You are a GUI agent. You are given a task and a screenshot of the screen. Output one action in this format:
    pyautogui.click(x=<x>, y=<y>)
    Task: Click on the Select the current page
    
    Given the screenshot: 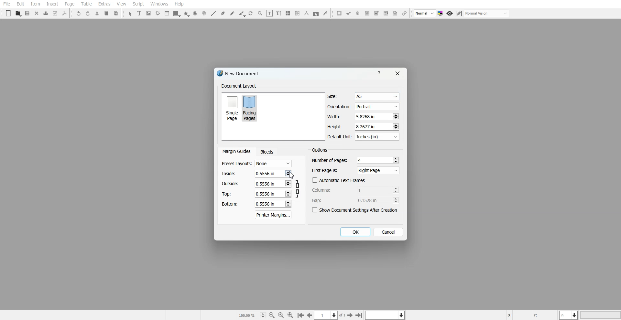 What is the action you would take?
    pyautogui.click(x=330, y=315)
    